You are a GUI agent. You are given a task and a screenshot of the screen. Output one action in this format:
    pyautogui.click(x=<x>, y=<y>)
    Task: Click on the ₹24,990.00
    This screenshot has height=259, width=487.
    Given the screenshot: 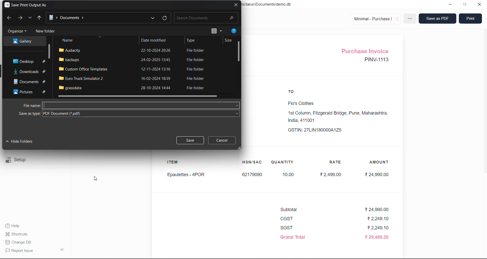 What is the action you would take?
    pyautogui.click(x=379, y=175)
    